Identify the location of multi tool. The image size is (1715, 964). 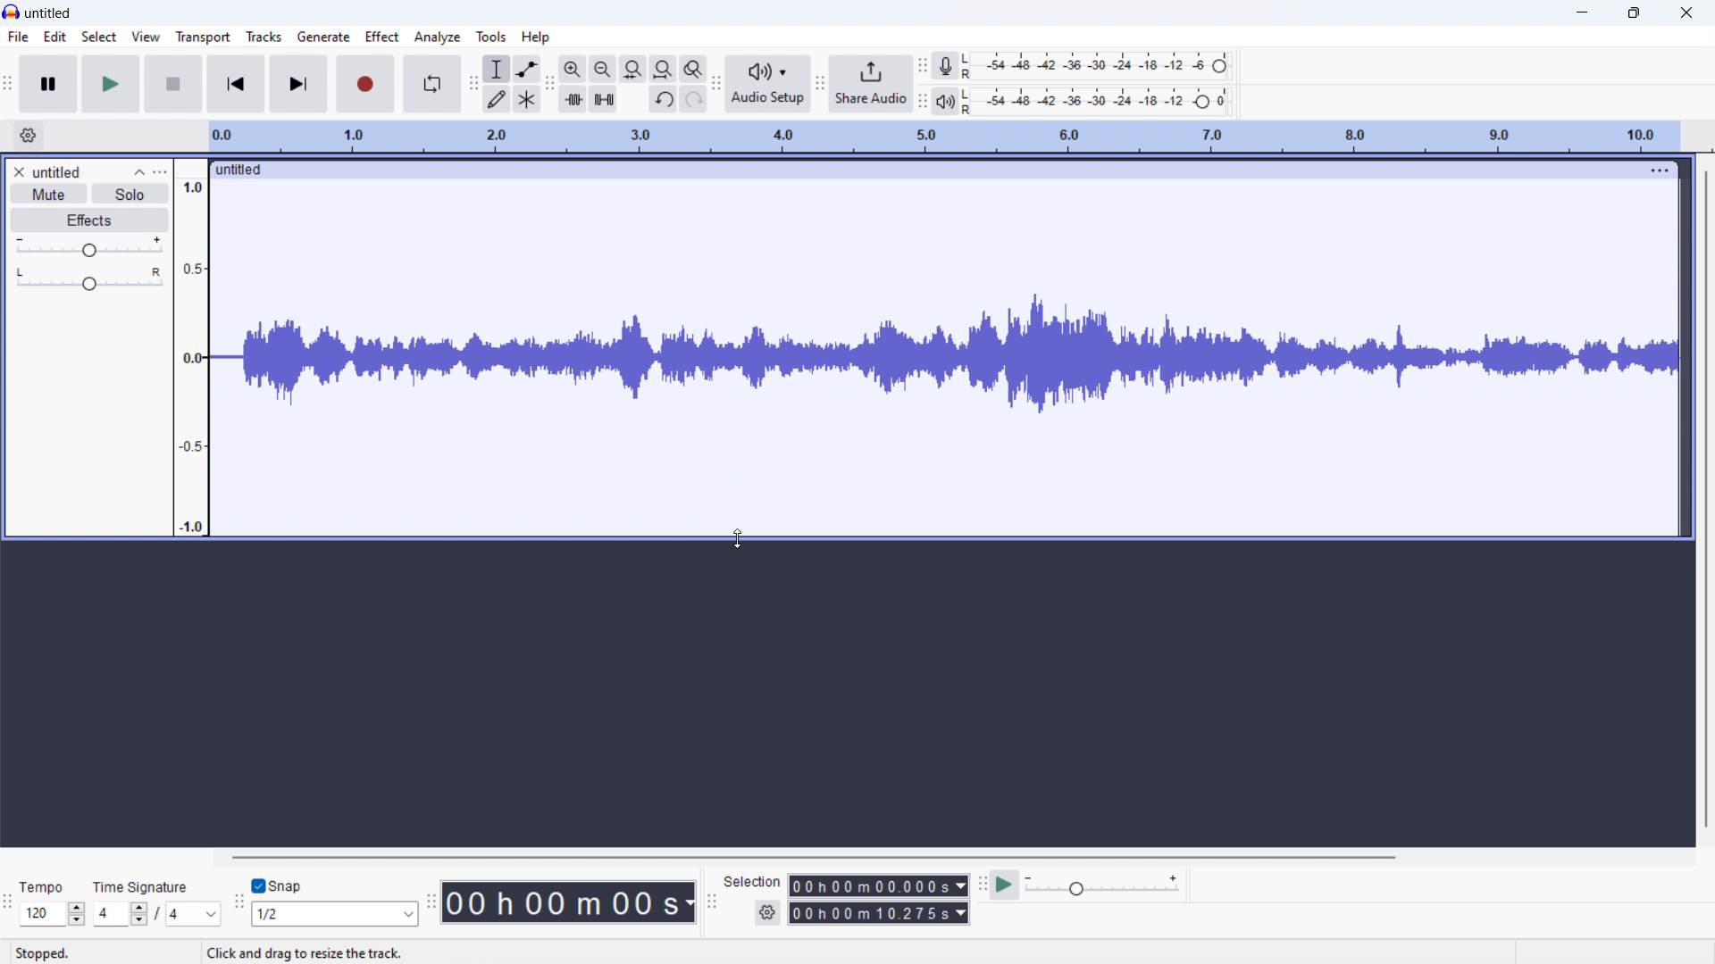
(527, 99).